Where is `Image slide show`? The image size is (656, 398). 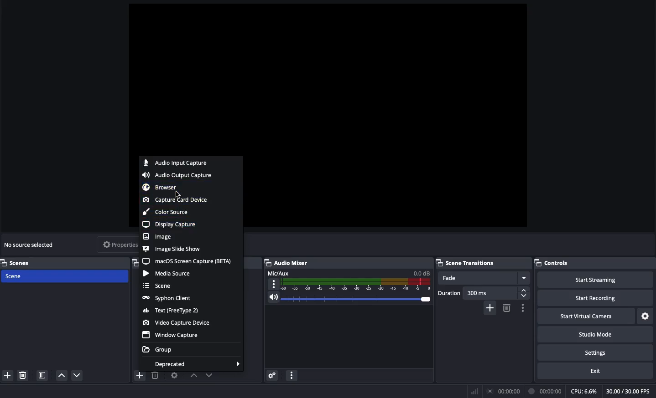
Image slide show is located at coordinates (172, 250).